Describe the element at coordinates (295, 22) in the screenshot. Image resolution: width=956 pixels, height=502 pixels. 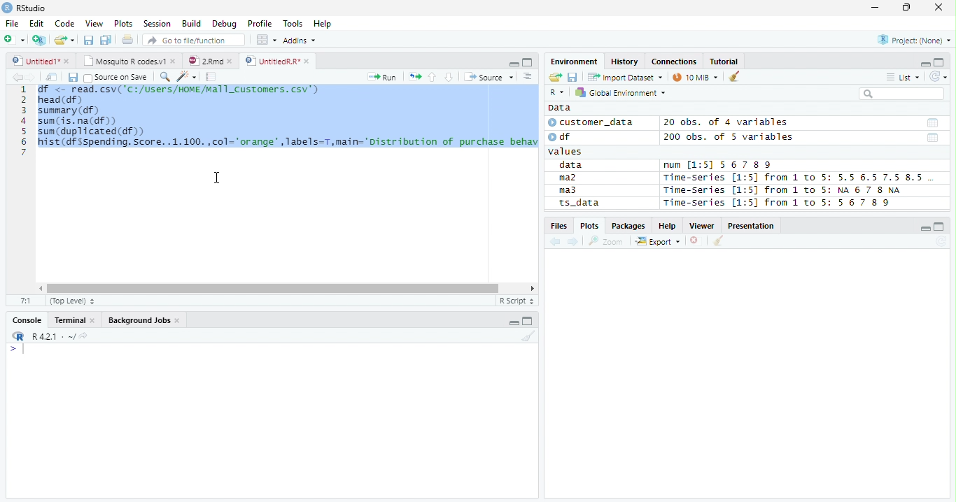
I see `Tools` at that location.